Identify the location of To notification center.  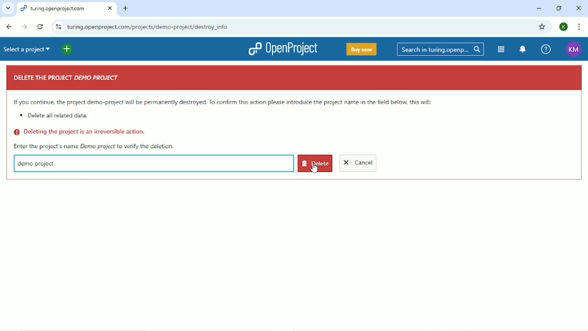
(523, 49).